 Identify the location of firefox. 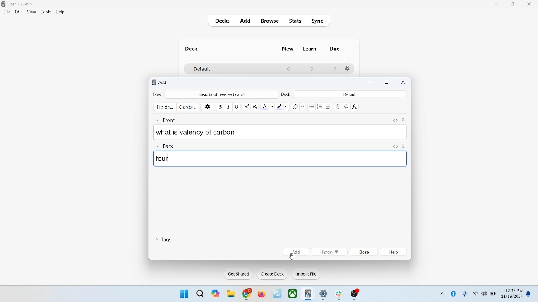
(261, 294).